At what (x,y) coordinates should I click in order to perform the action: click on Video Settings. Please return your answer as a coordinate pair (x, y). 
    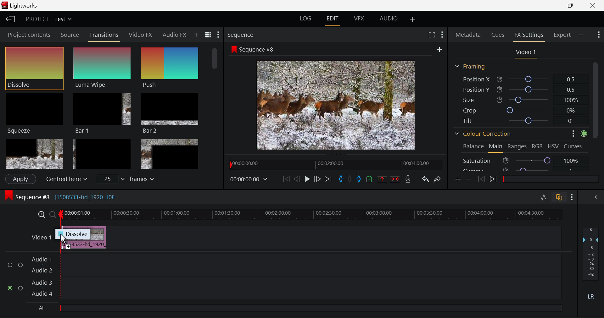
    Looking at the image, I should click on (525, 53).